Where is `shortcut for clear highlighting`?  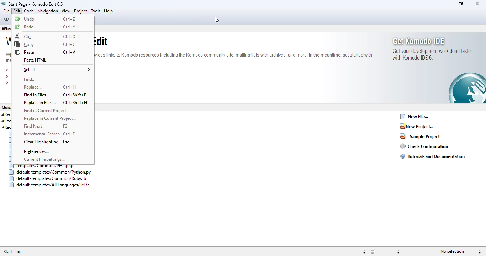 shortcut for clear highlighting is located at coordinates (66, 142).